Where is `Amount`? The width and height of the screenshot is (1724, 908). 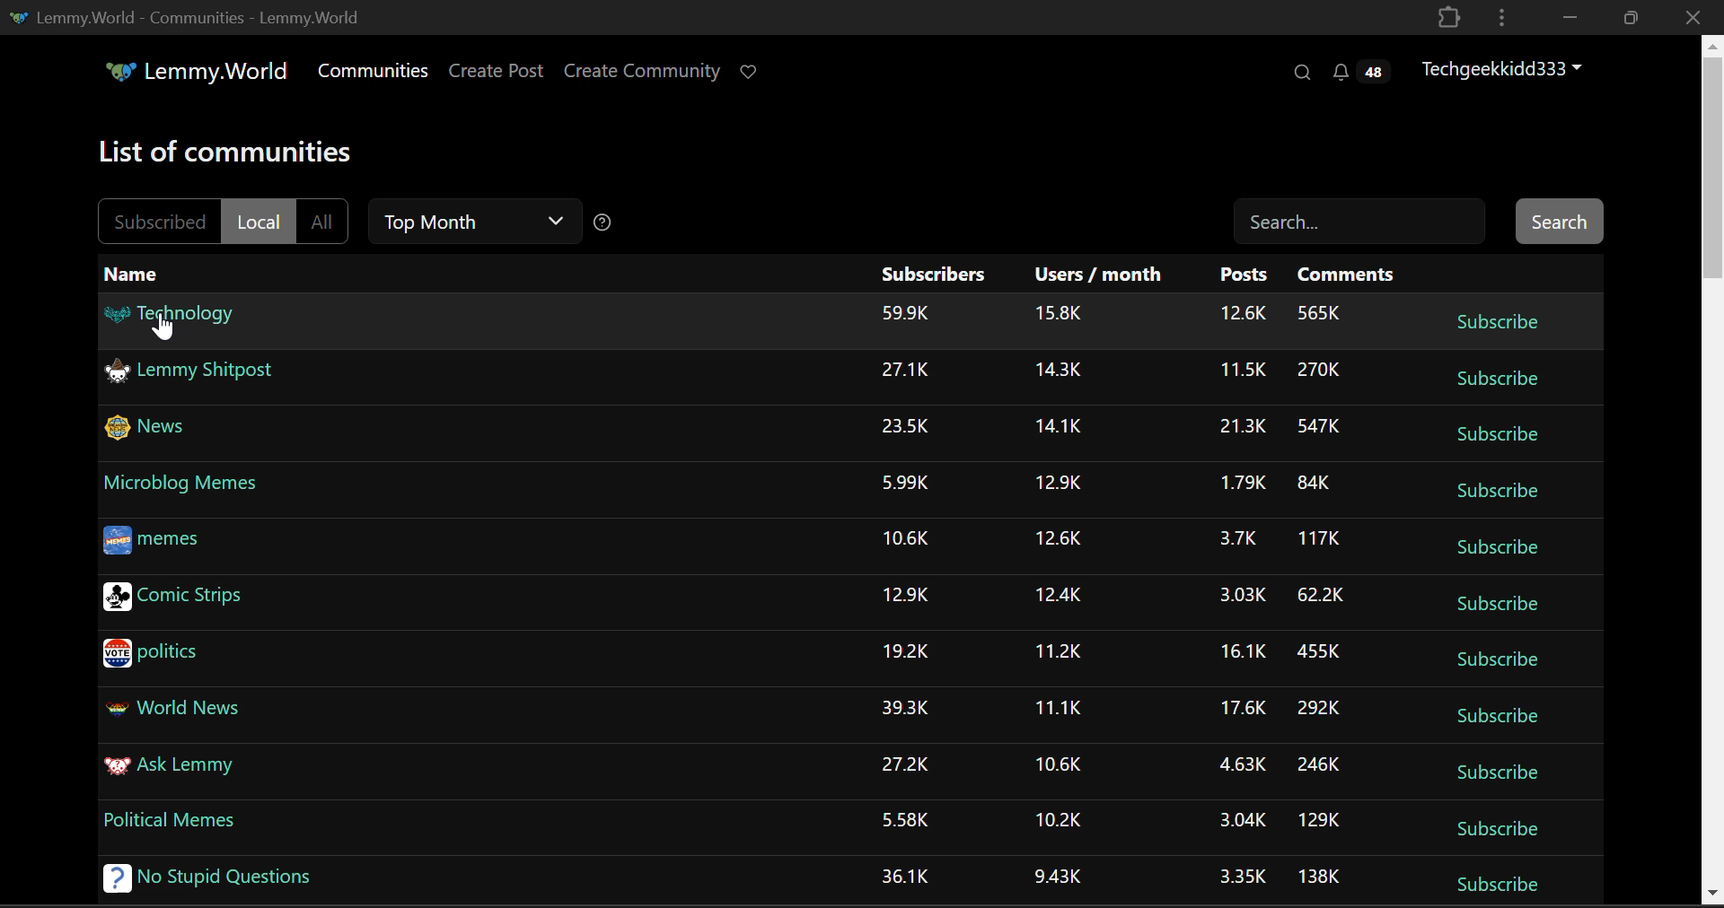
Amount is located at coordinates (901, 708).